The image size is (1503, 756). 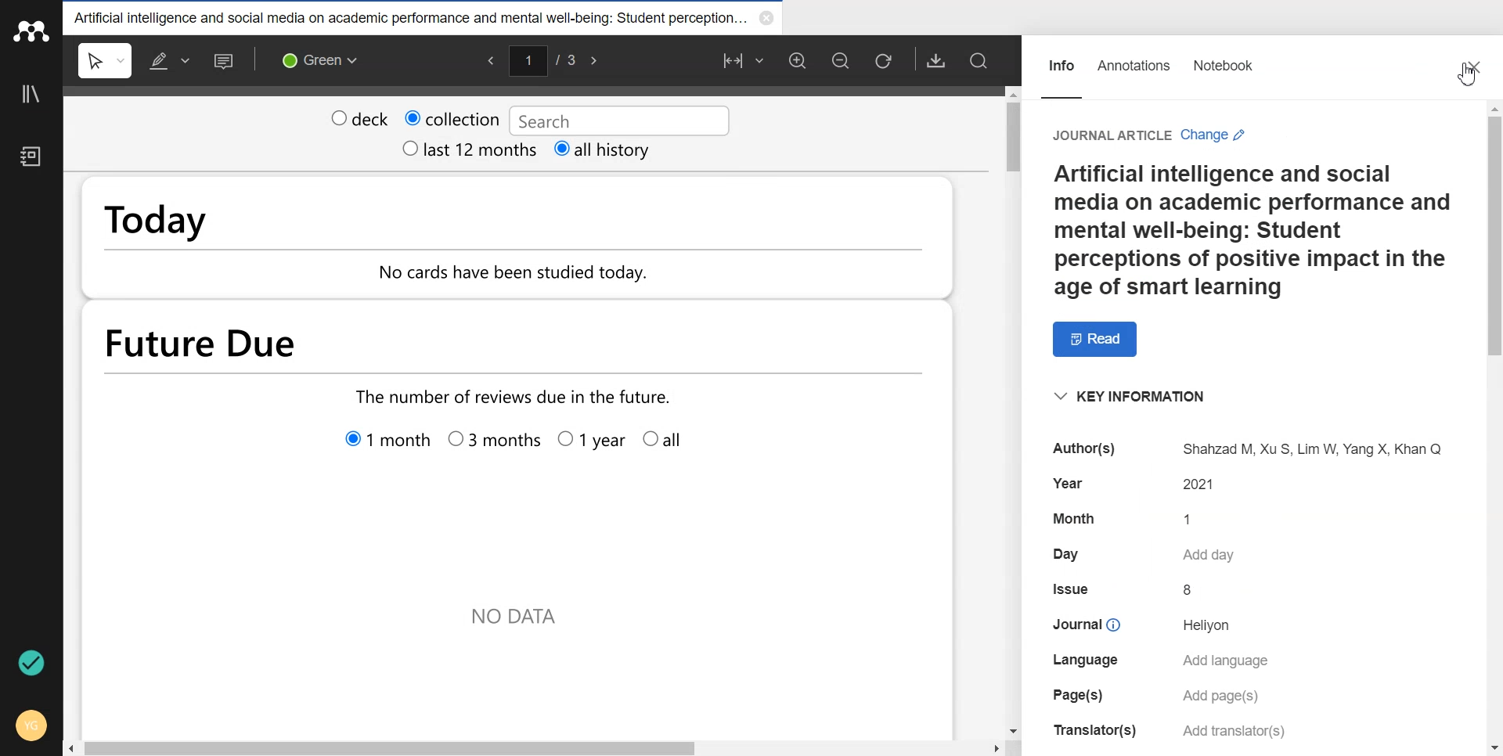 I want to click on 1 month, so click(x=391, y=440).